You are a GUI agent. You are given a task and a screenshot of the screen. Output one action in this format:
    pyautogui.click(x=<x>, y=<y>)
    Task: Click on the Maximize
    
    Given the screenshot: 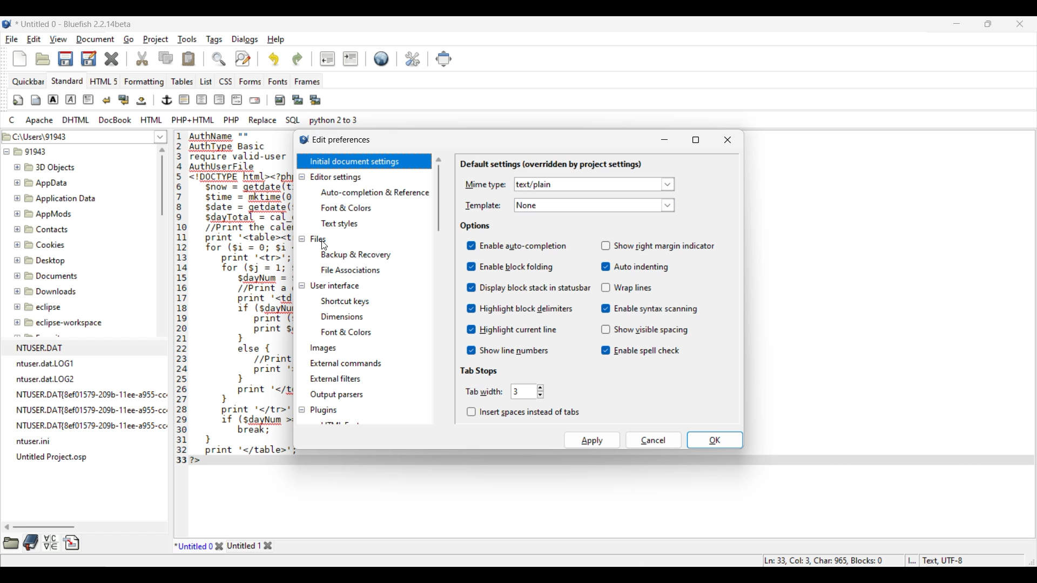 What is the action you would take?
    pyautogui.click(x=696, y=140)
    